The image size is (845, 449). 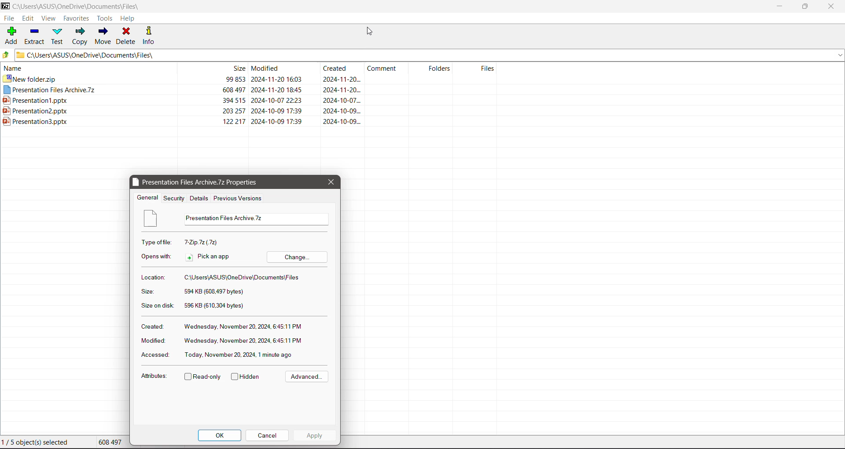 What do you see at coordinates (110, 442) in the screenshot?
I see `608 497` at bounding box center [110, 442].